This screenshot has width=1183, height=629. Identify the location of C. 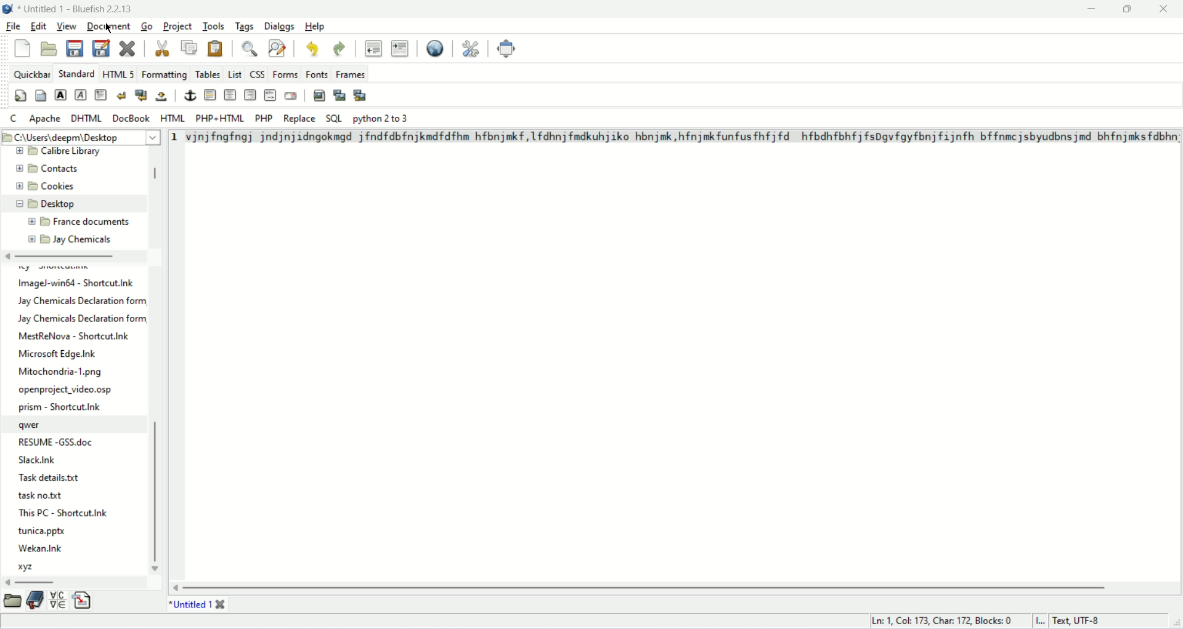
(15, 118).